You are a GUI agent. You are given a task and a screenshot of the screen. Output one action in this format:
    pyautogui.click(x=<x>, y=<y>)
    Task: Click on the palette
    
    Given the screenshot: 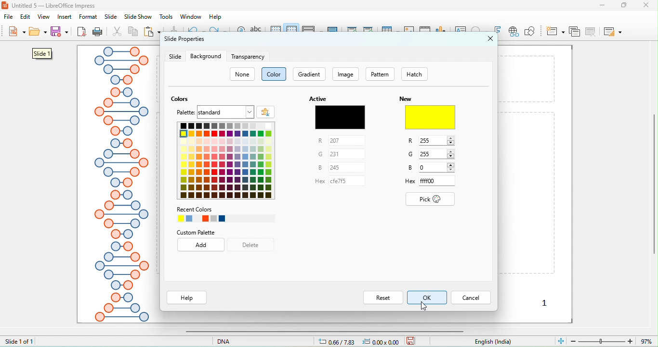 What is the action you would take?
    pyautogui.click(x=186, y=113)
    